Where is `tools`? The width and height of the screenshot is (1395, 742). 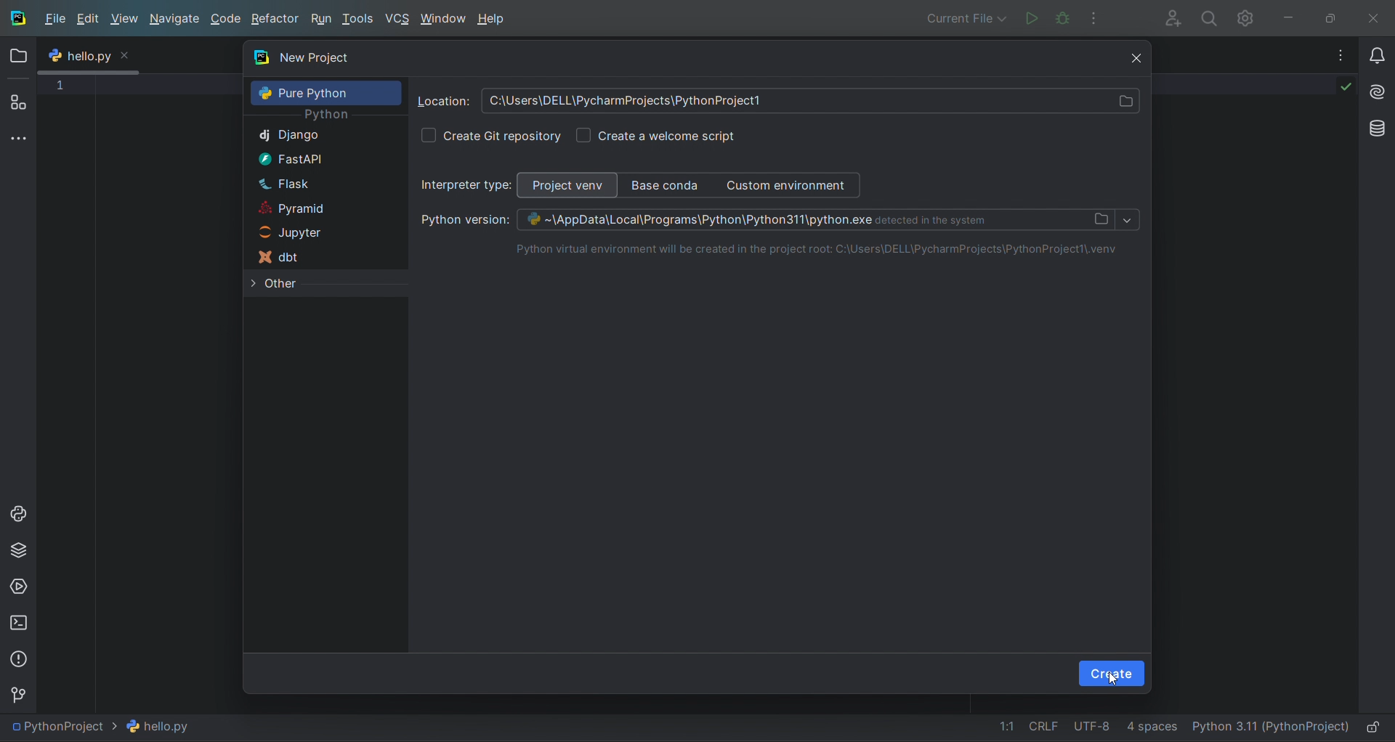 tools is located at coordinates (360, 20).